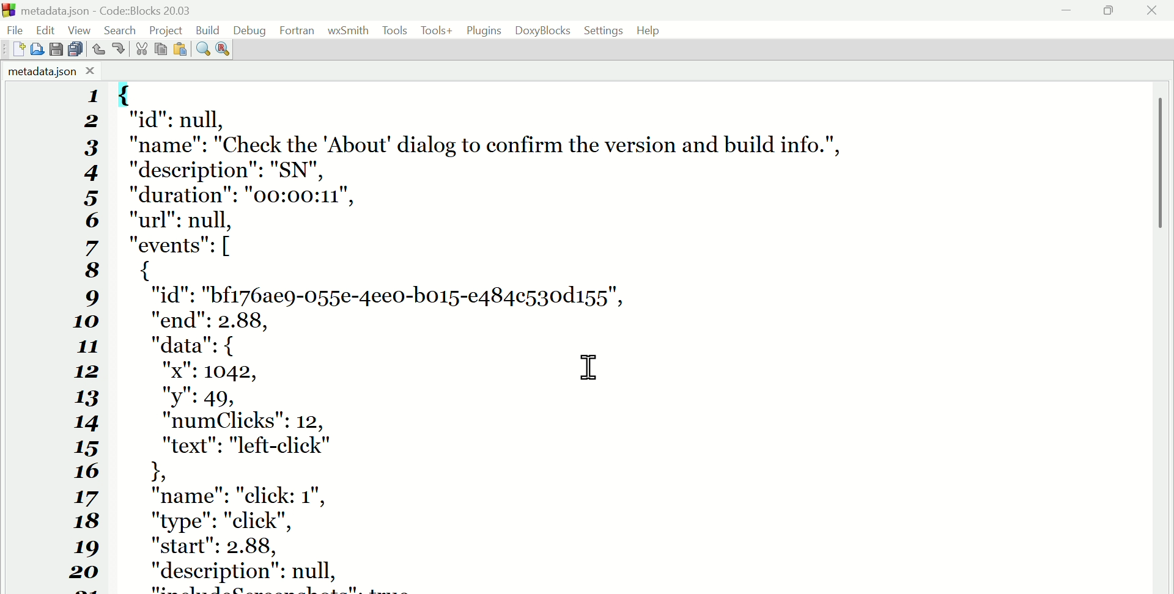  Describe the element at coordinates (208, 29) in the screenshot. I see `Build` at that location.